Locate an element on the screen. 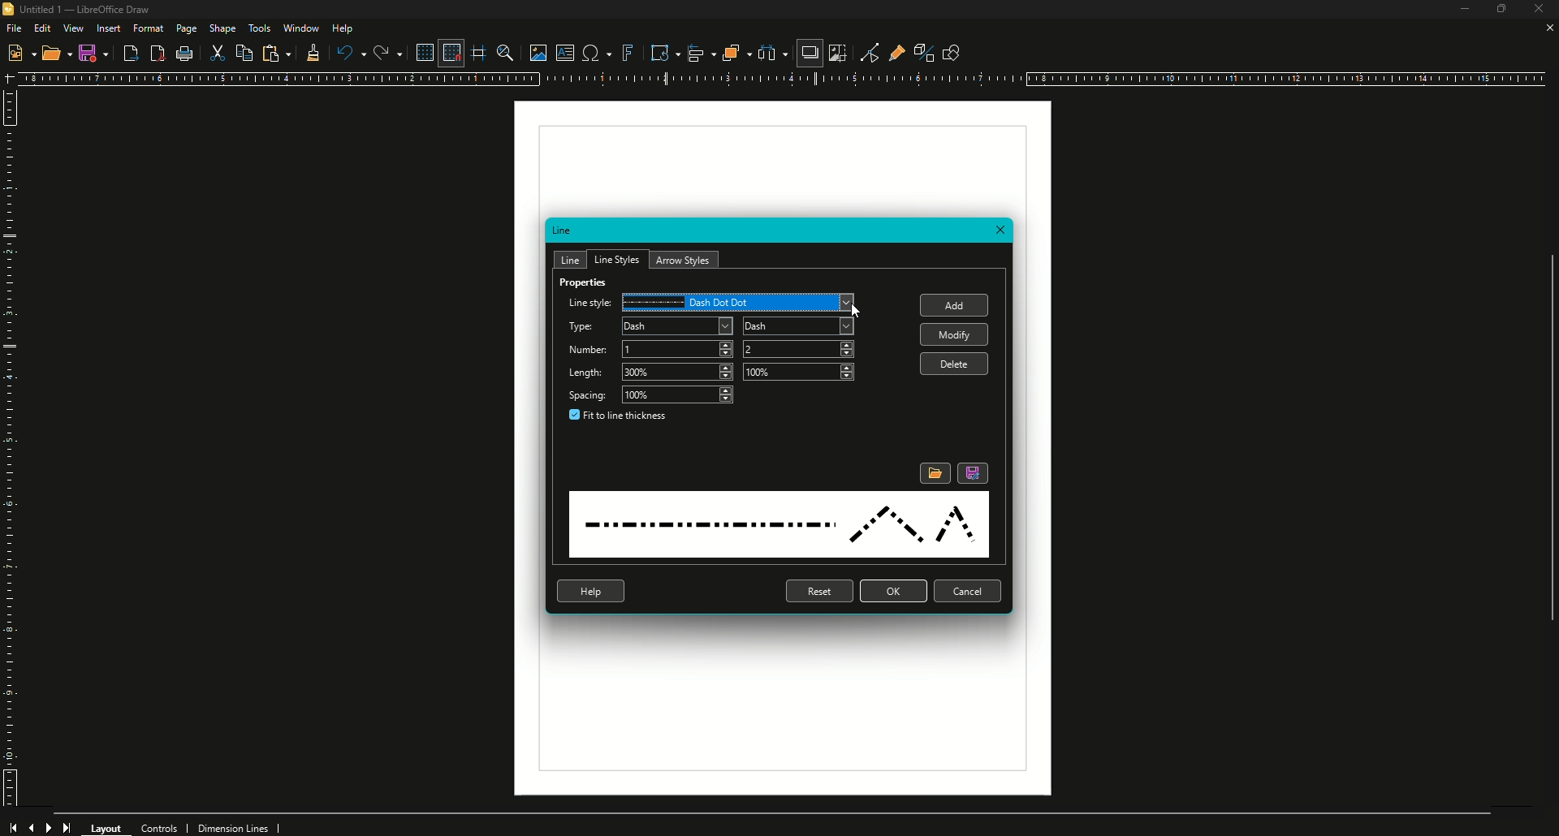  100% is located at coordinates (798, 371).